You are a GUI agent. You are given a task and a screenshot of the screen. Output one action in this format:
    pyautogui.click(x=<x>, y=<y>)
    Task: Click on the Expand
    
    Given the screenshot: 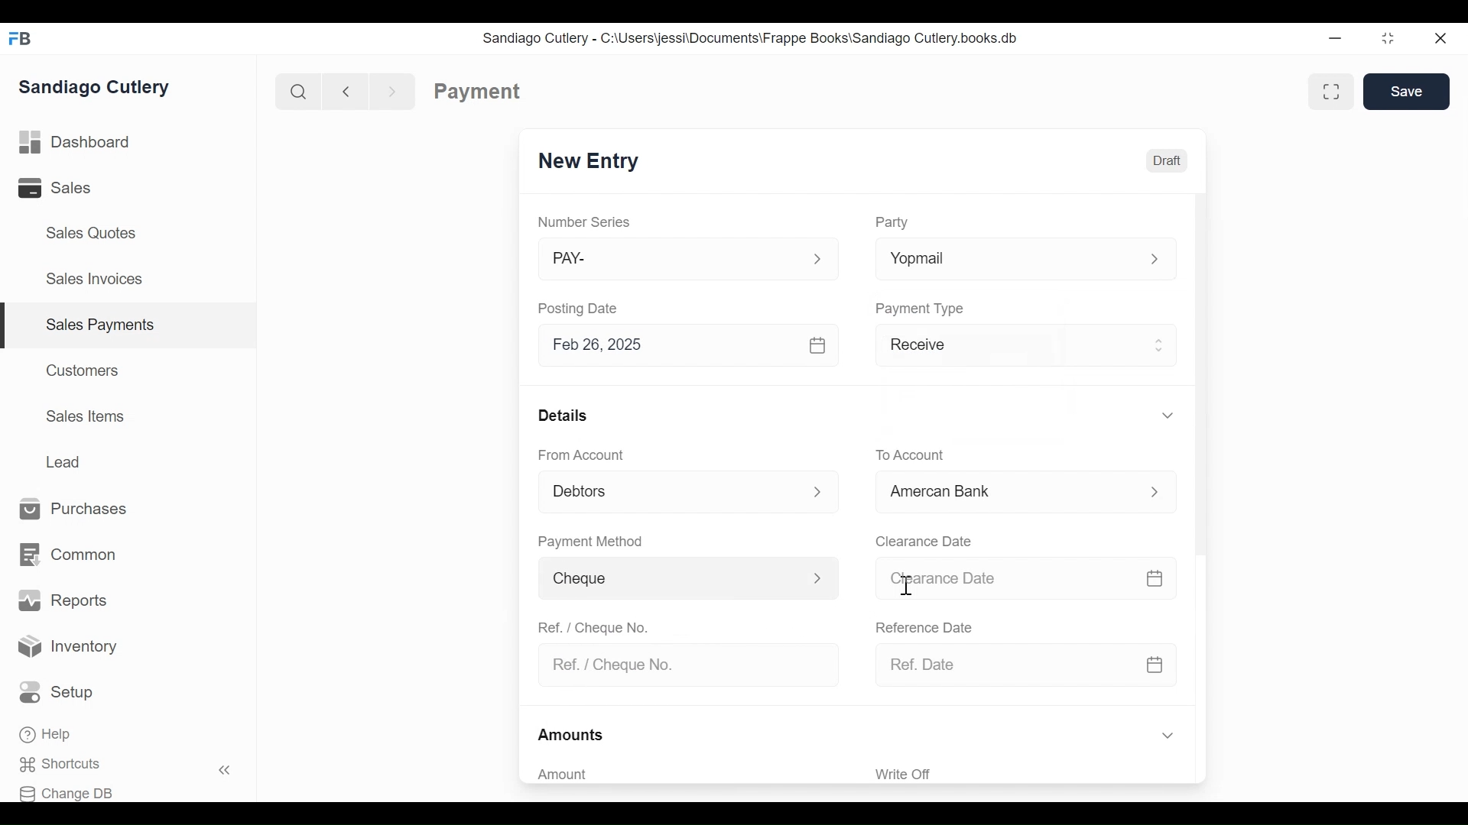 What is the action you would take?
    pyautogui.click(x=821, y=491)
    